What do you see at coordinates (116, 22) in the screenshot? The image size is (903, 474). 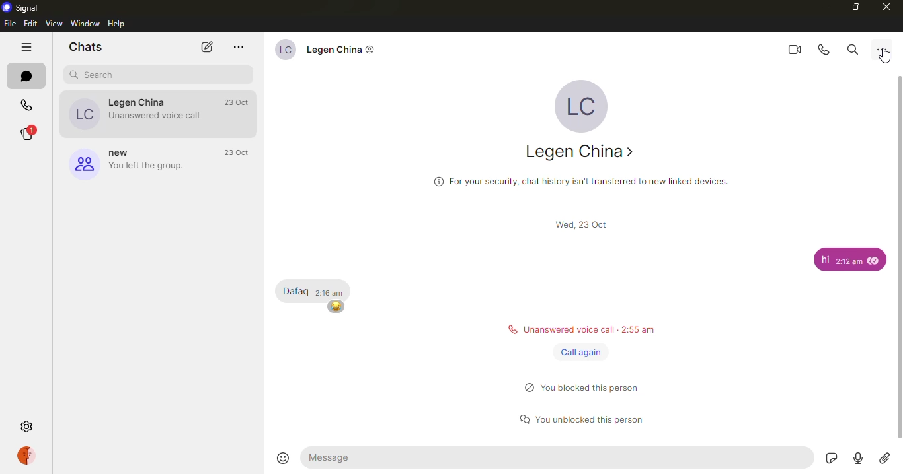 I see `help` at bounding box center [116, 22].